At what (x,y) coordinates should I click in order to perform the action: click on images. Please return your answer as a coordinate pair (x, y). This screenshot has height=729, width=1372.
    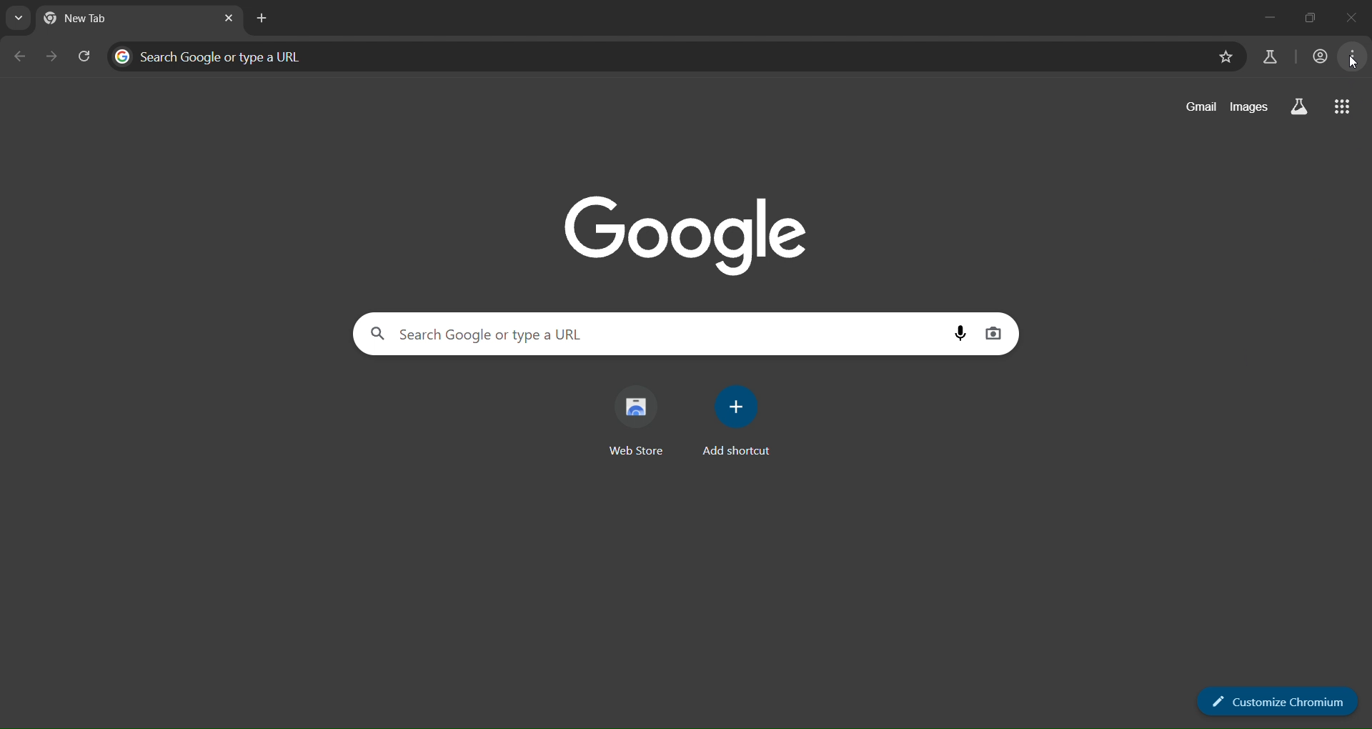
    Looking at the image, I should click on (1249, 106).